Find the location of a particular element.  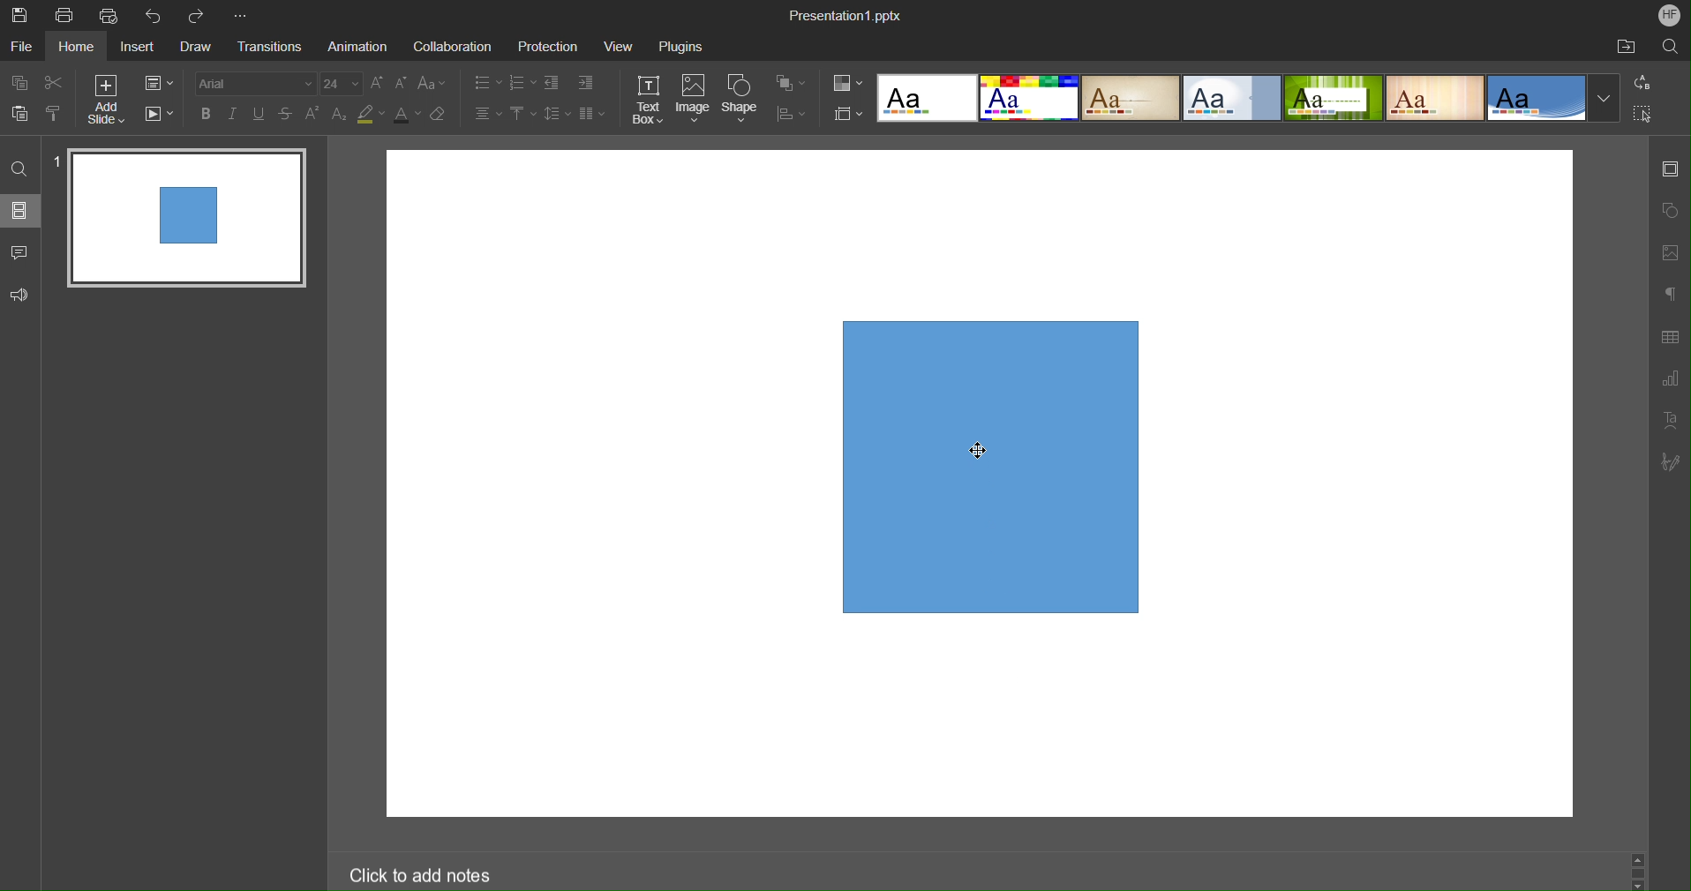

Decrease Indent is located at coordinates (552, 83).